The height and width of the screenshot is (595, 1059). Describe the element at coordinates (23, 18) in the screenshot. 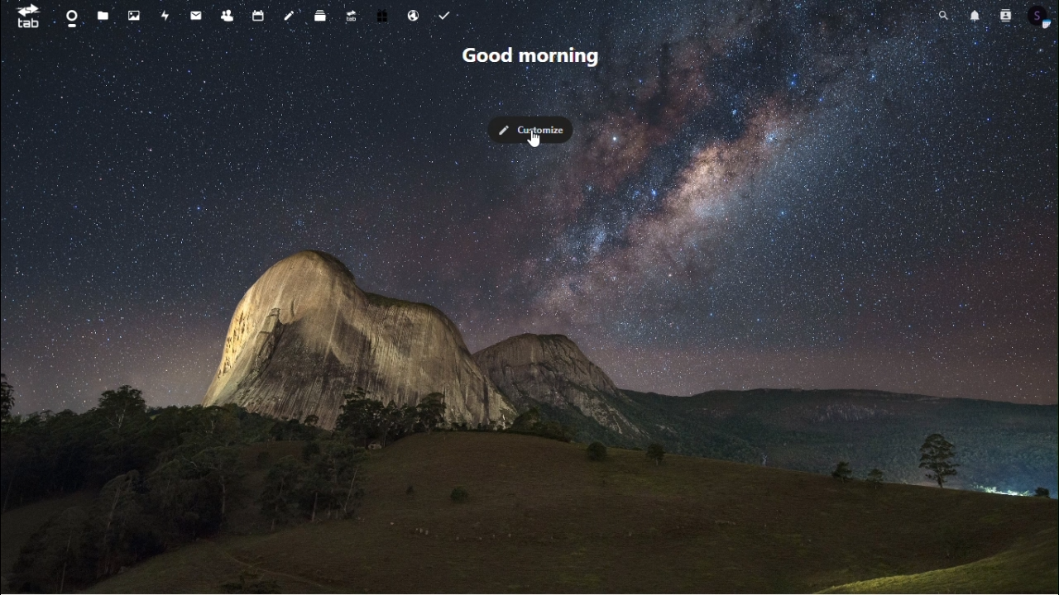

I see `tab` at that location.